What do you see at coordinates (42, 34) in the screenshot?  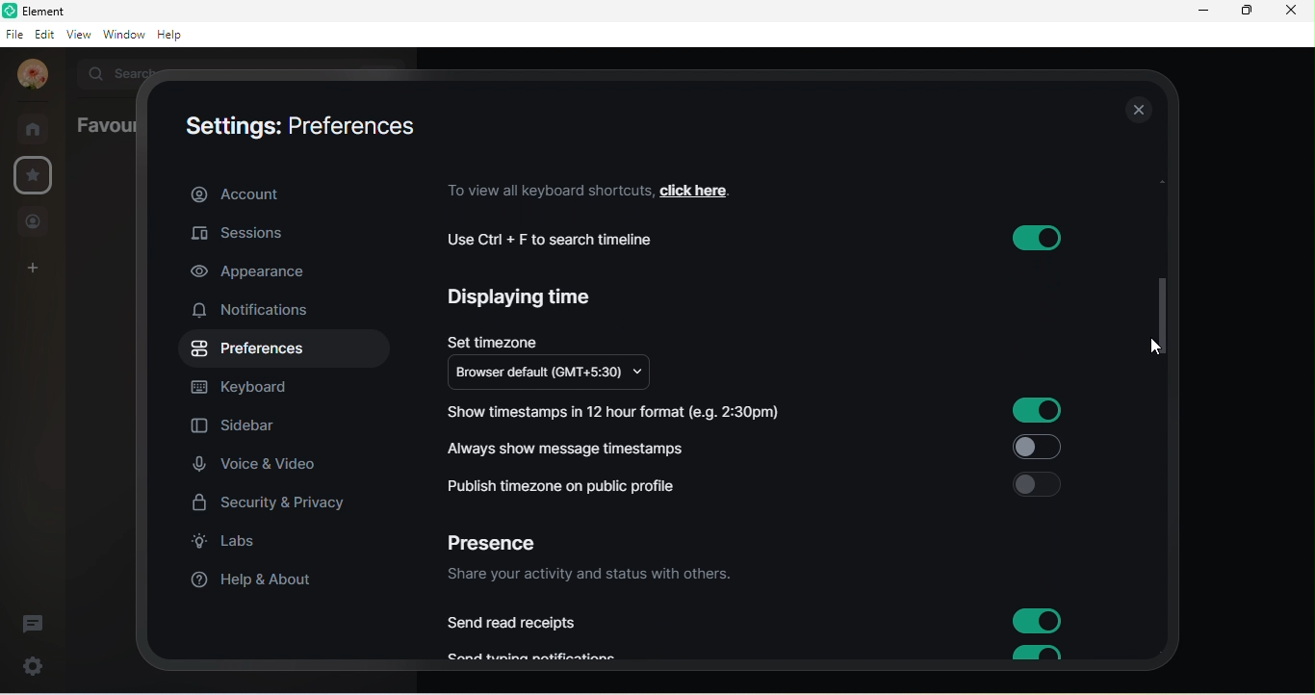 I see `edit` at bounding box center [42, 34].